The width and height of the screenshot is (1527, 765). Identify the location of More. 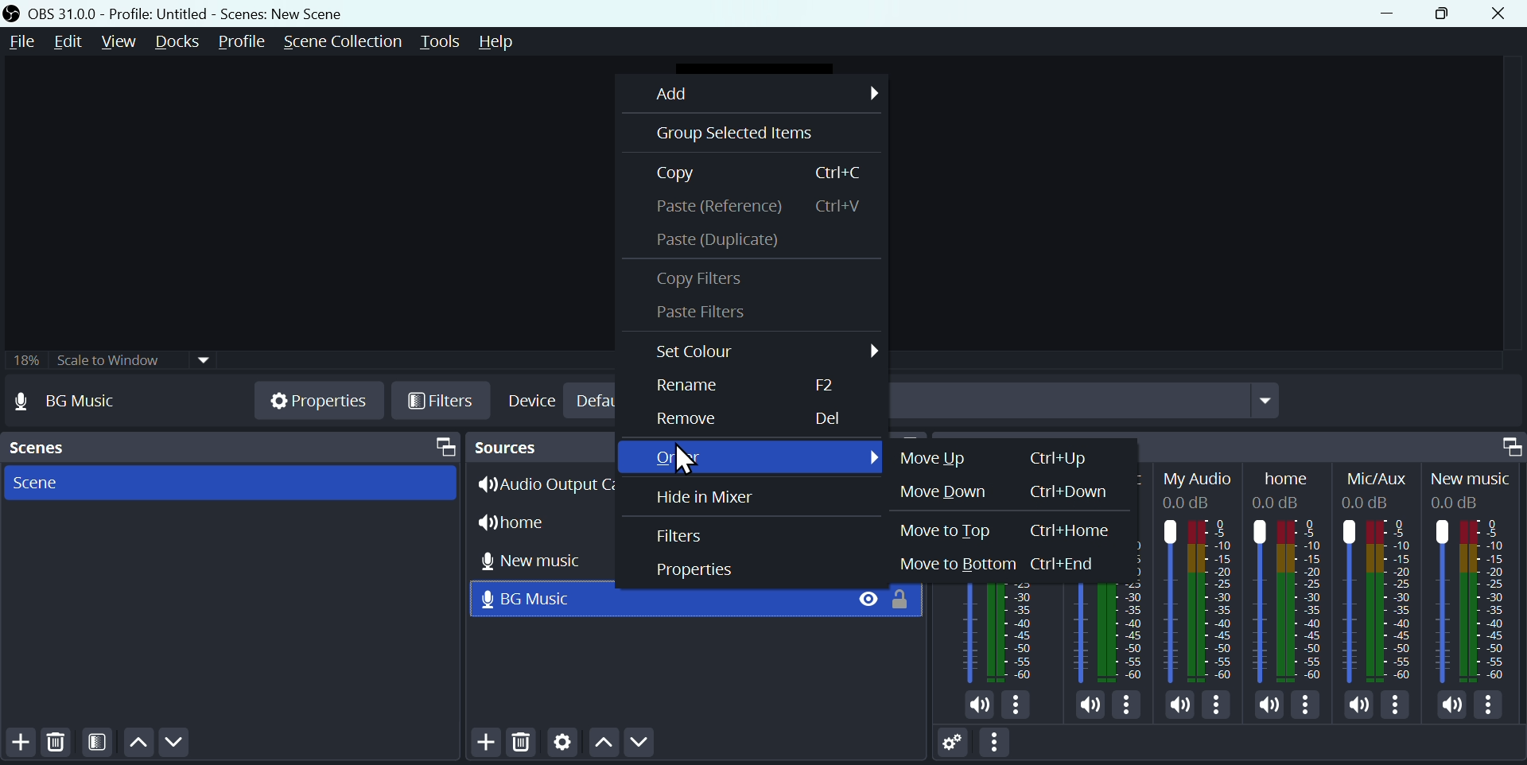
(1401, 709).